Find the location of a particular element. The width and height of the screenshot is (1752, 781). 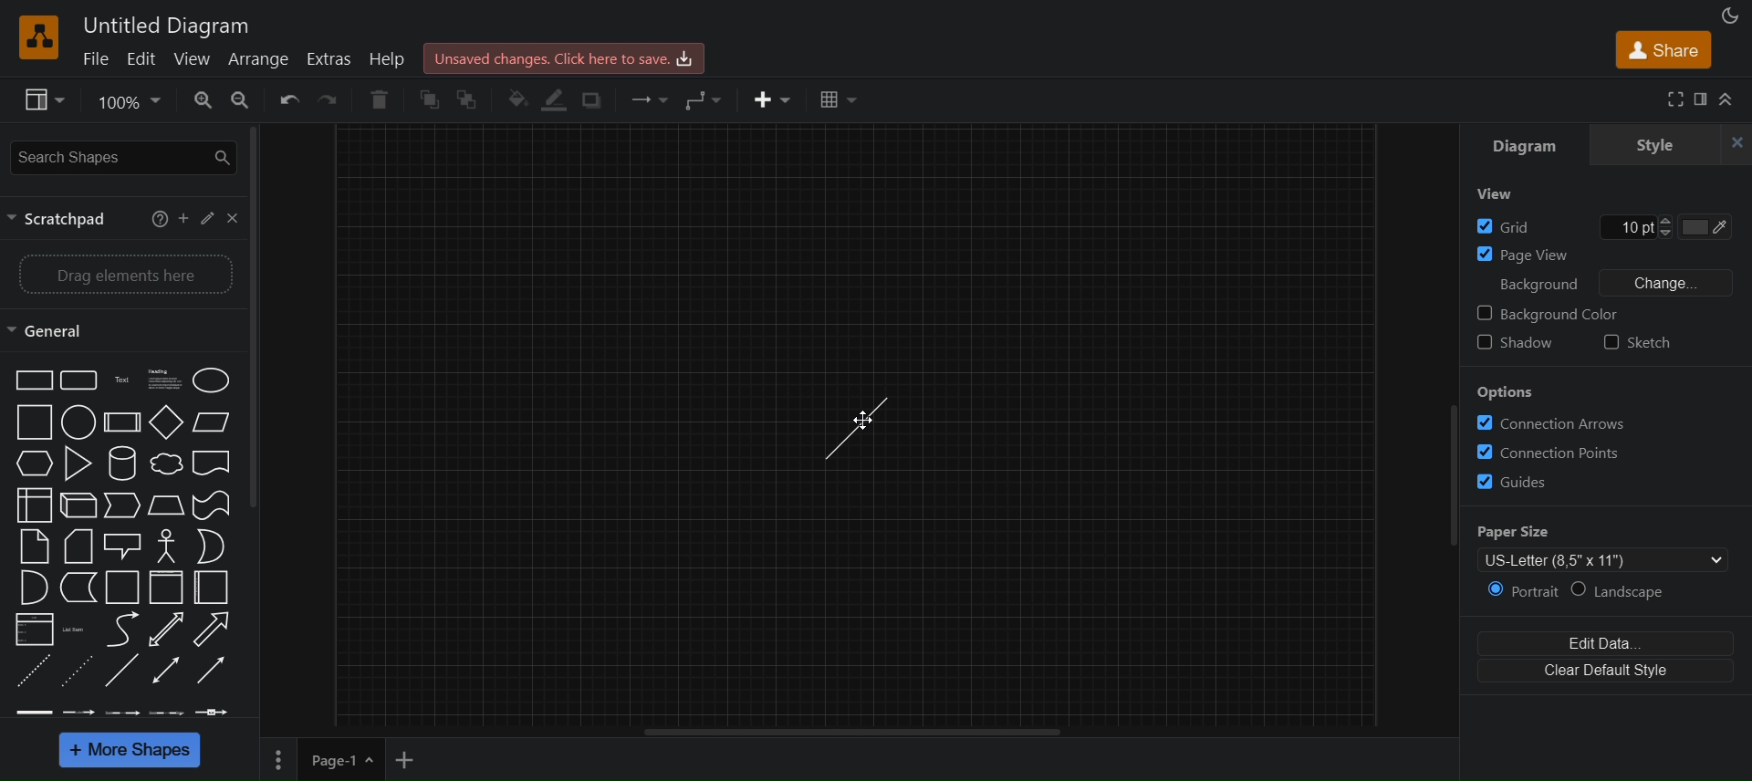

Cylinder is located at coordinates (120, 462).